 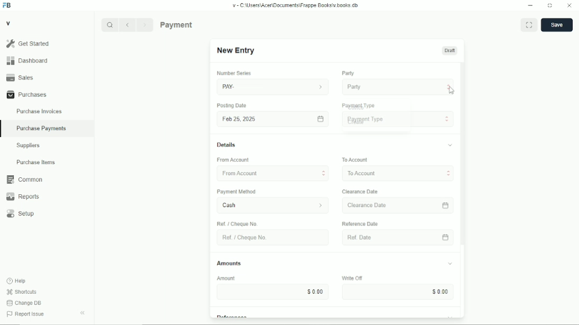 What do you see at coordinates (22, 292) in the screenshot?
I see `Shortcuts` at bounding box center [22, 292].